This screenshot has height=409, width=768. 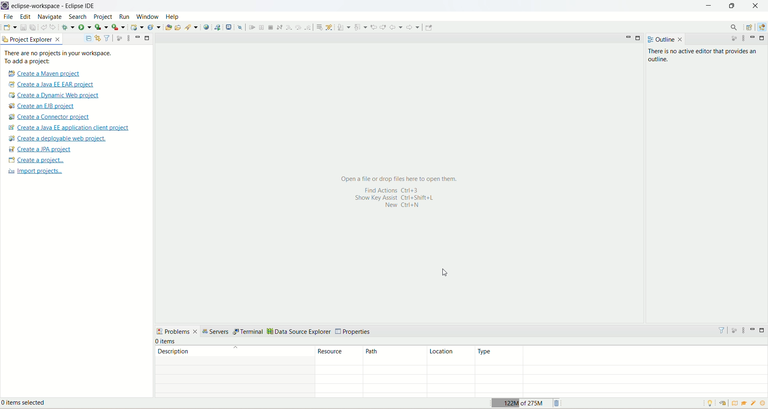 I want to click on create a Java EE ER project, so click(x=53, y=84).